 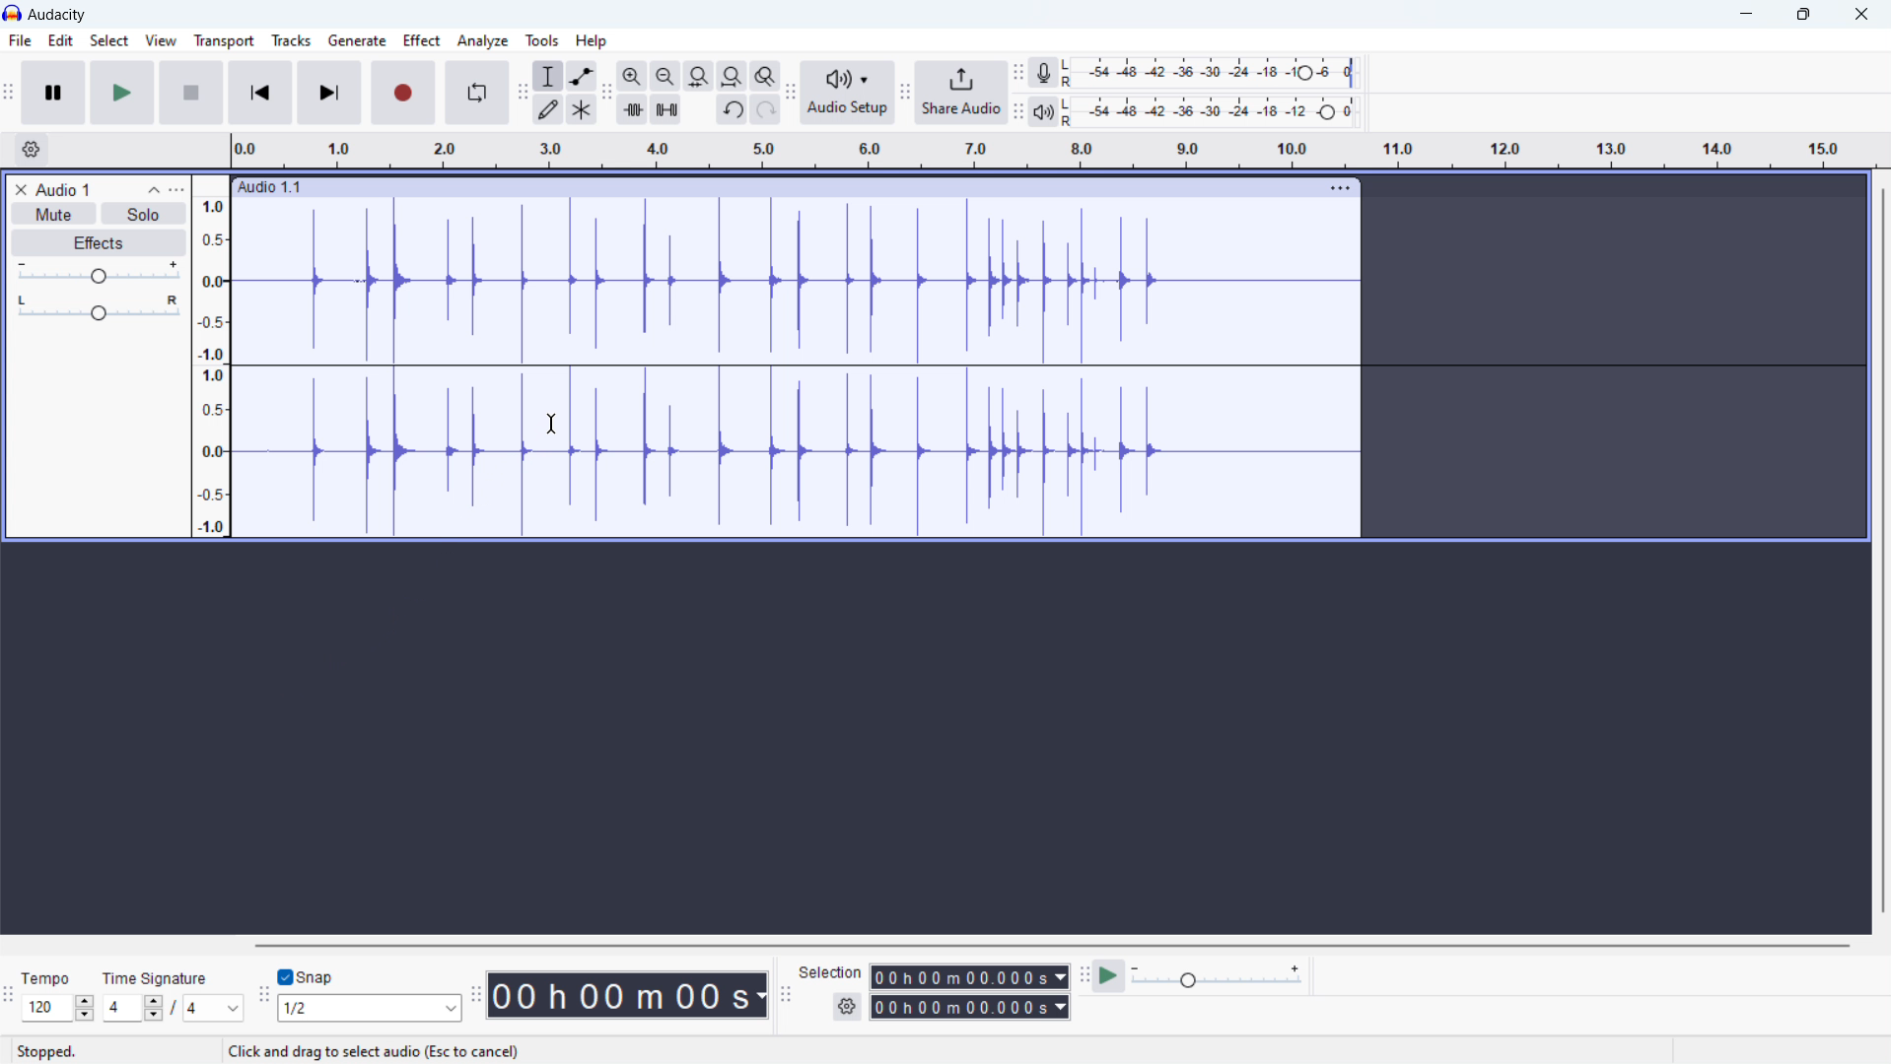 I want to click on play at speed toolbar, so click(x=1083, y=976).